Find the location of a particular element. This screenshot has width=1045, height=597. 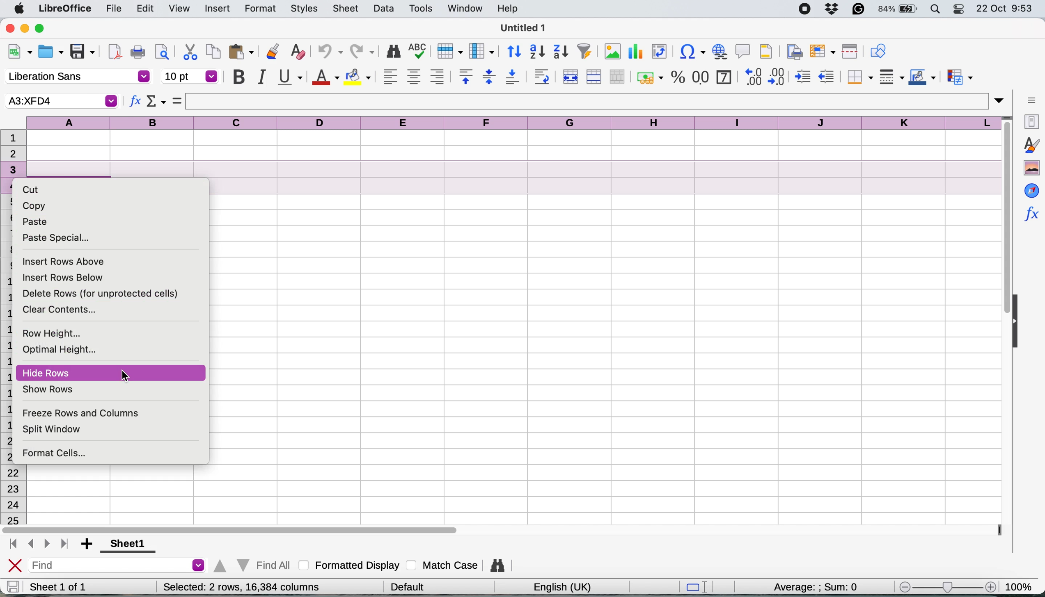

bold is located at coordinates (238, 77).